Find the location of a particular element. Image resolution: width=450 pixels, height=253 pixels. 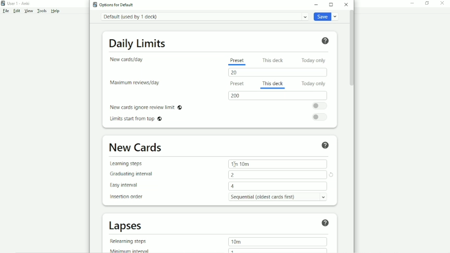

200 is located at coordinates (237, 96).